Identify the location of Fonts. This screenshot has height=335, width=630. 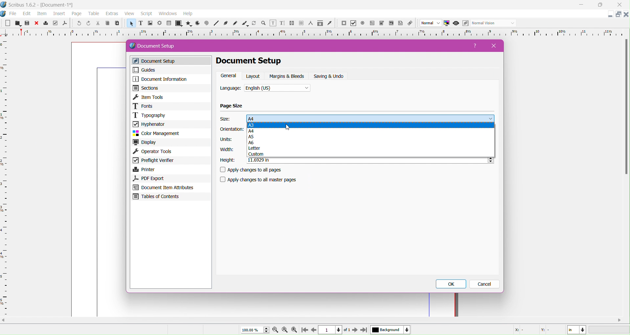
(171, 106).